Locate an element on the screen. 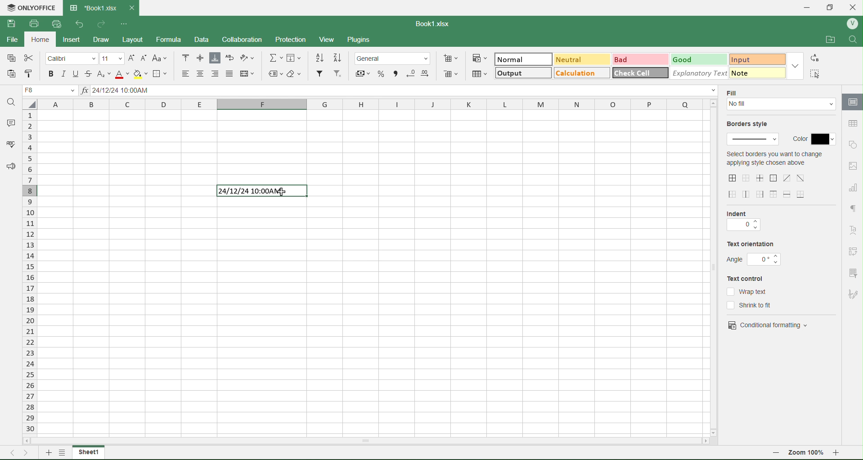  Accounting Style is located at coordinates (362, 73).